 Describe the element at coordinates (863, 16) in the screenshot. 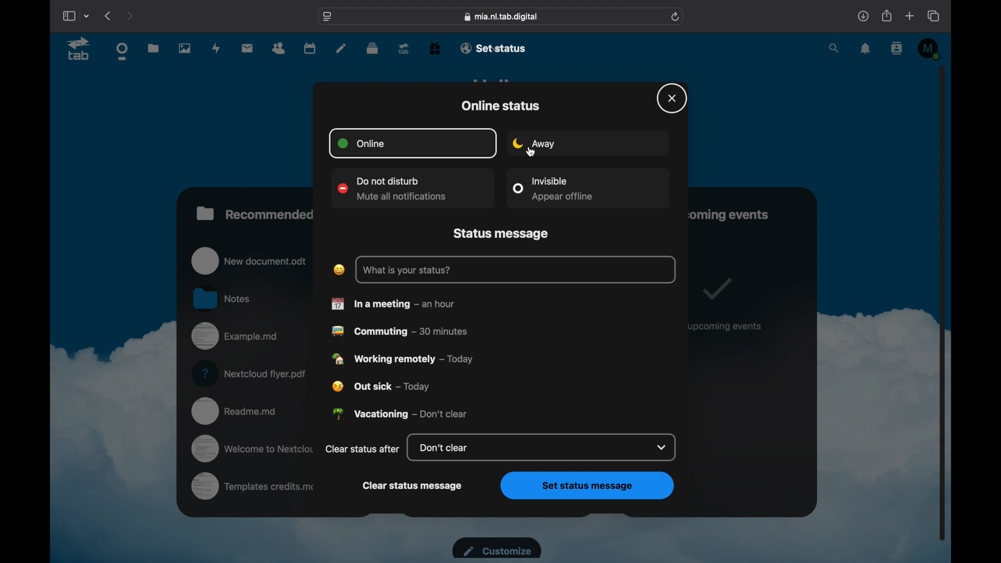

I see `downloads` at that location.